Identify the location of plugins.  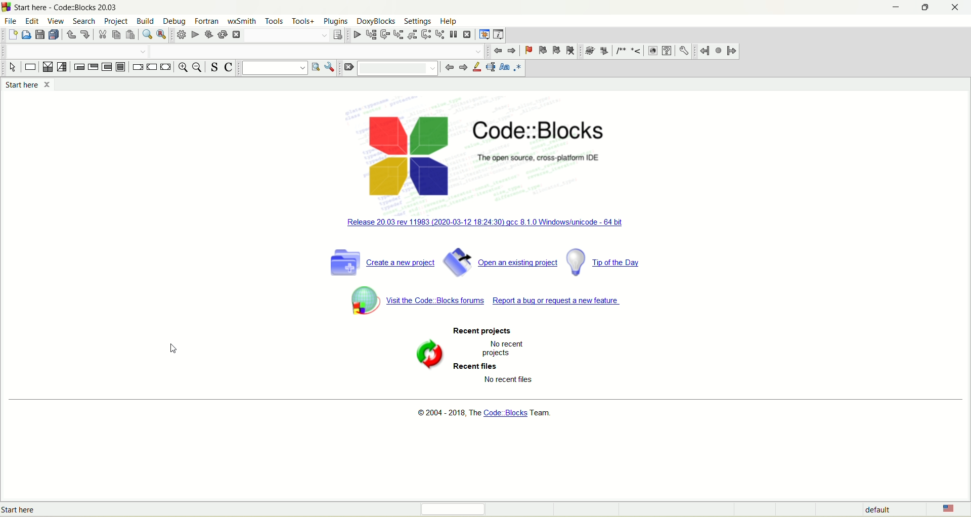
(336, 21).